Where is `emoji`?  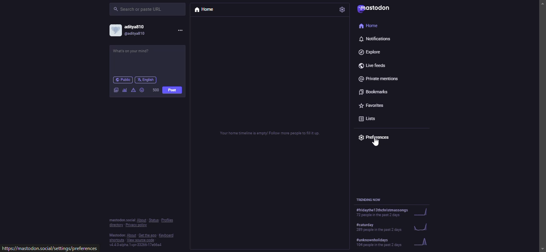 emoji is located at coordinates (141, 89).